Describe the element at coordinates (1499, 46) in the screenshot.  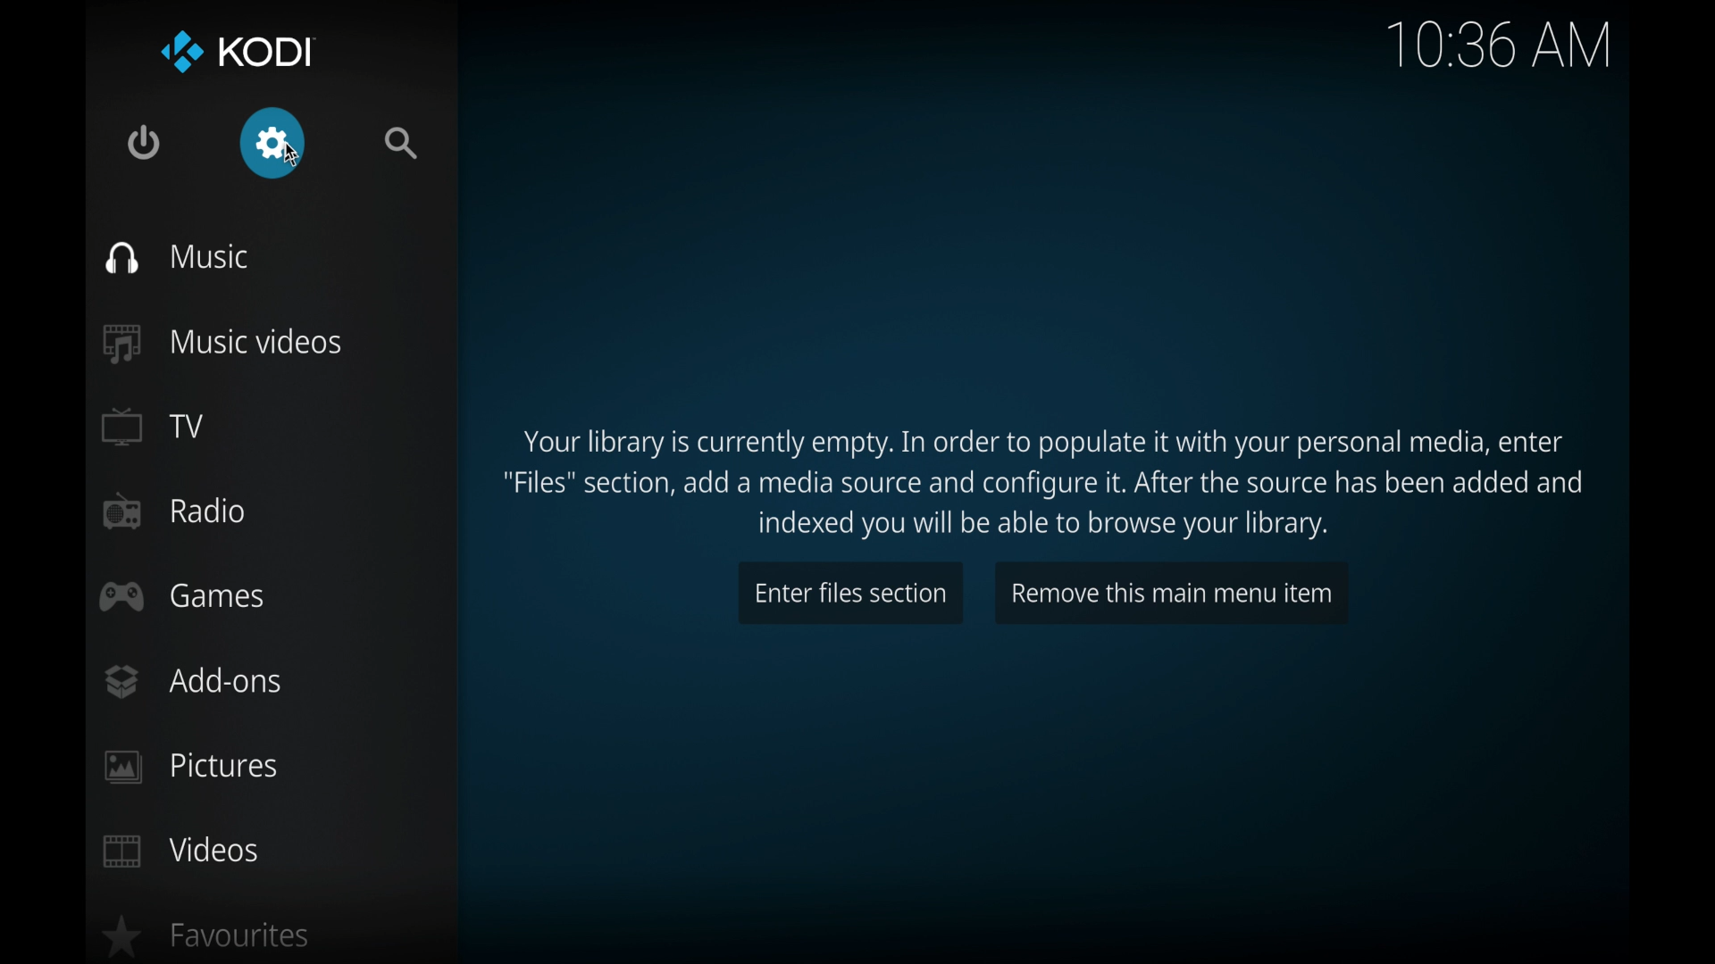
I see `10.36 am` at that location.